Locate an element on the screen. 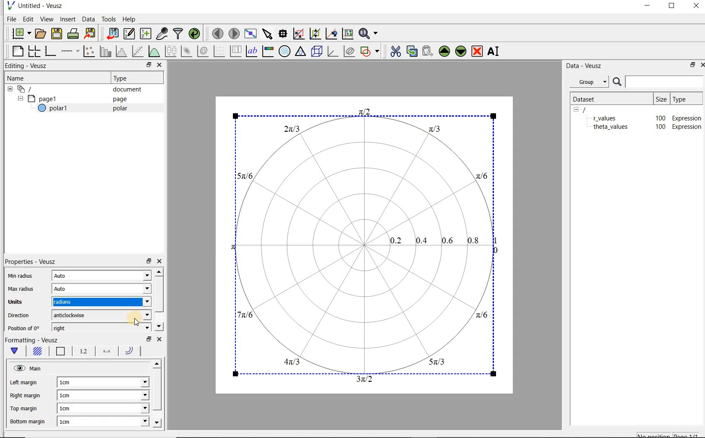 This screenshot has width=705, height=438. close is located at coordinates (160, 261).